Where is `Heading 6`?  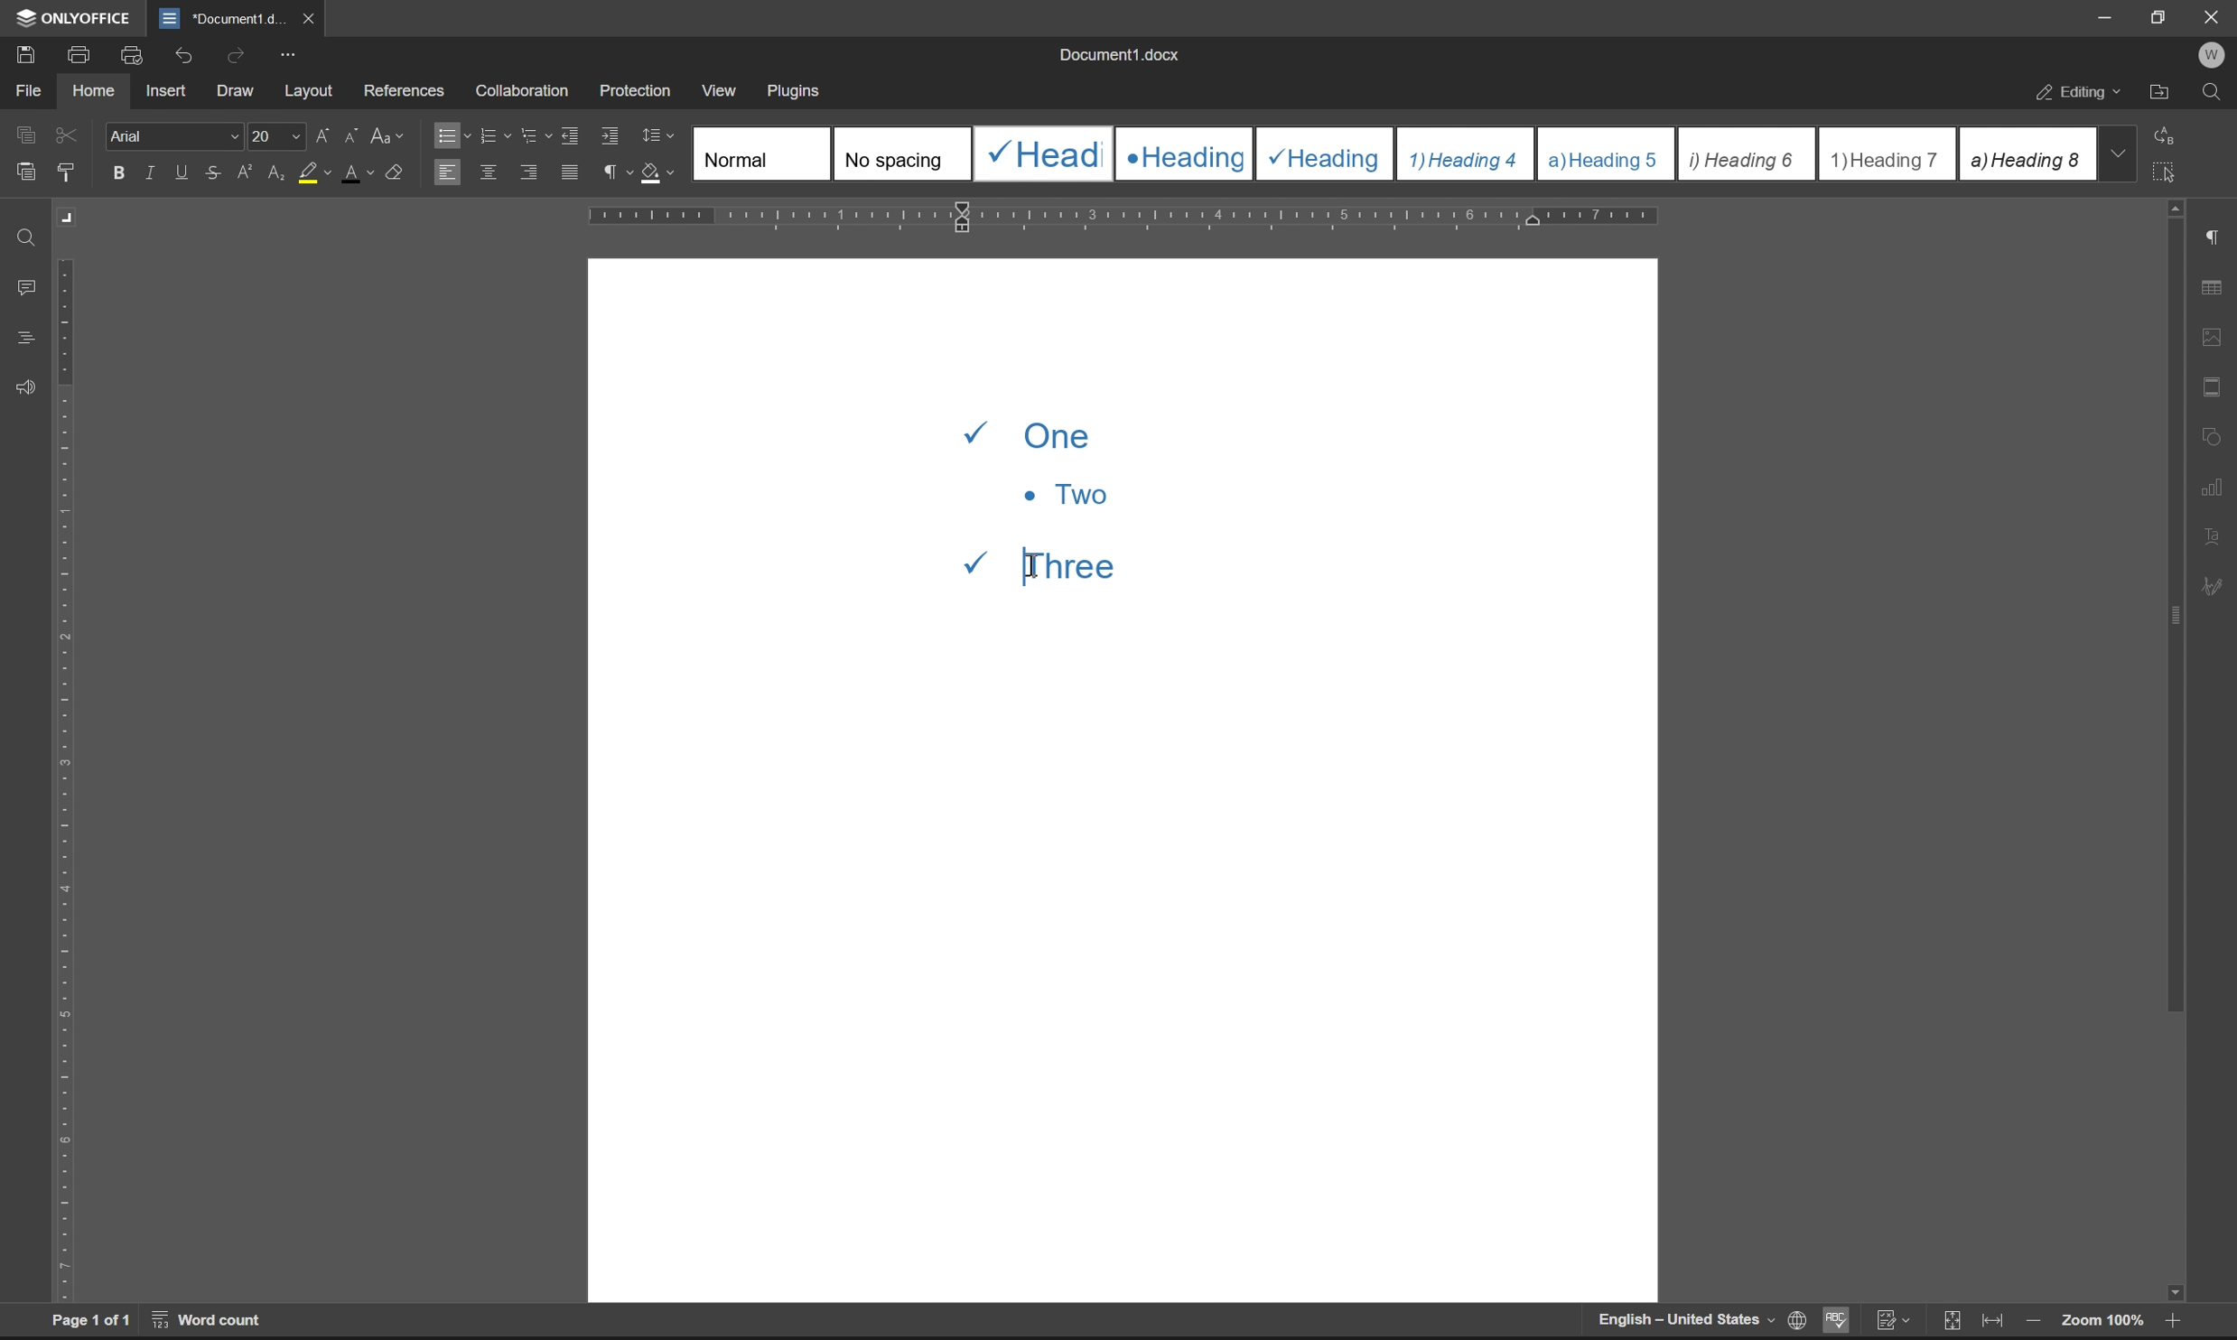
Heading 6 is located at coordinates (1745, 155).